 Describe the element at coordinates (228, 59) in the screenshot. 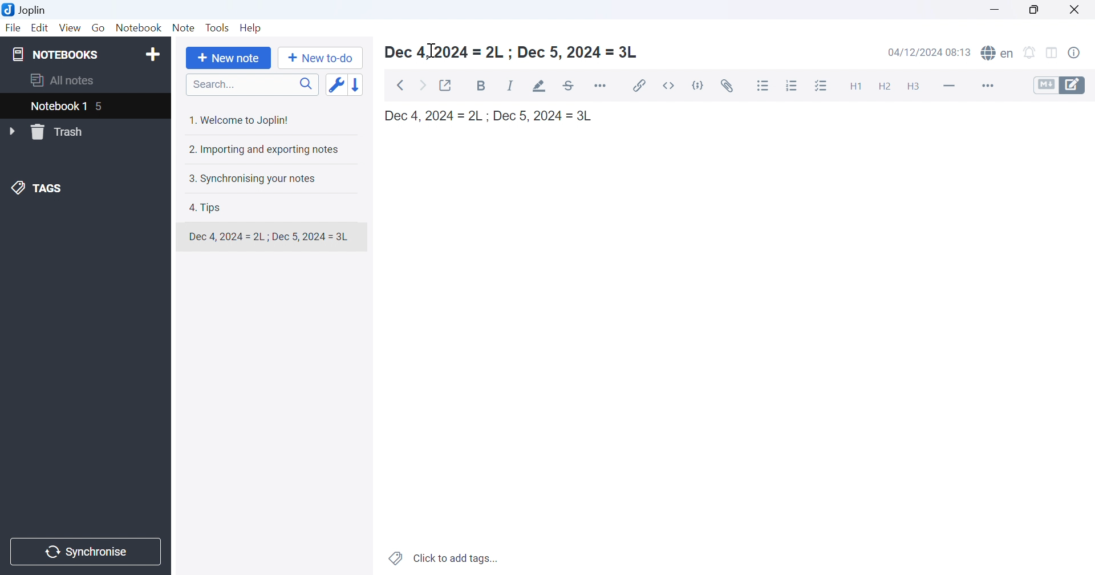

I see `New note` at that location.